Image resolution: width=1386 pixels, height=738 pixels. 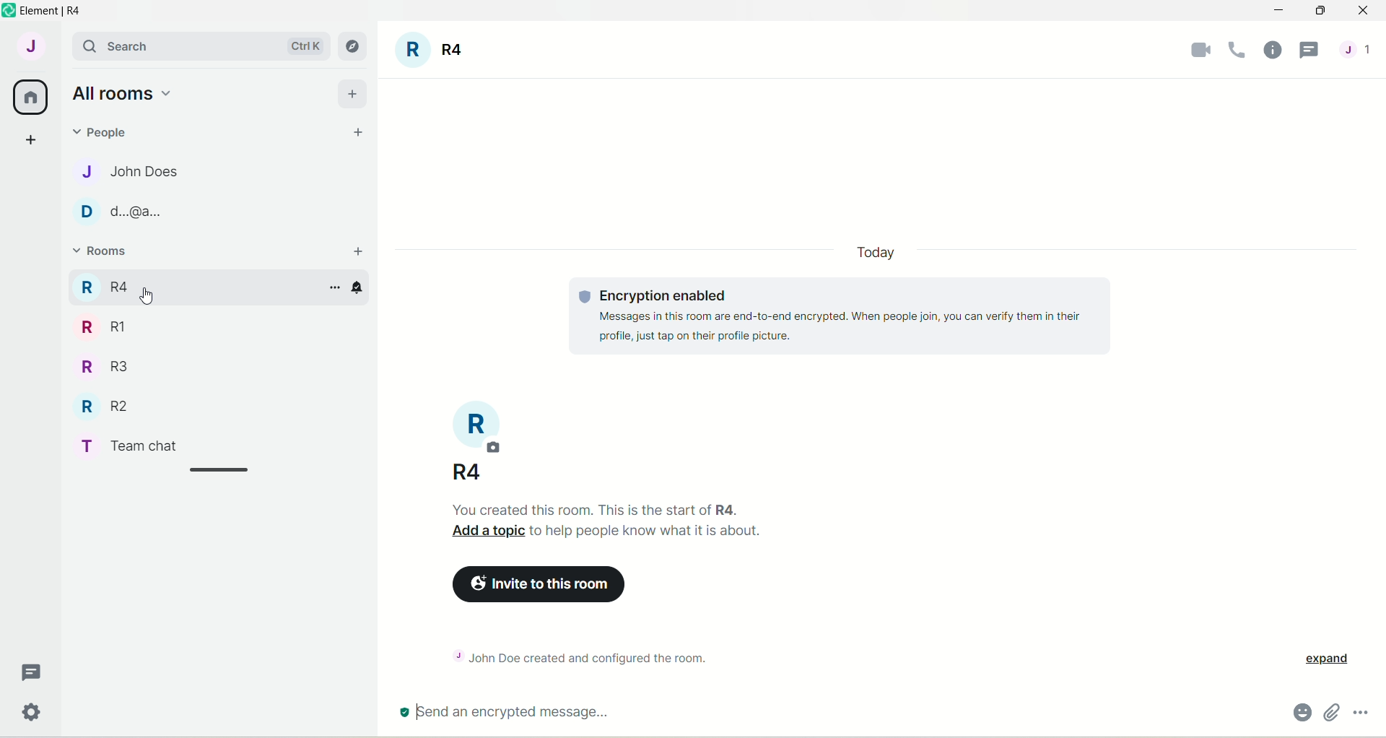 I want to click on attachments, so click(x=1333, y=712).